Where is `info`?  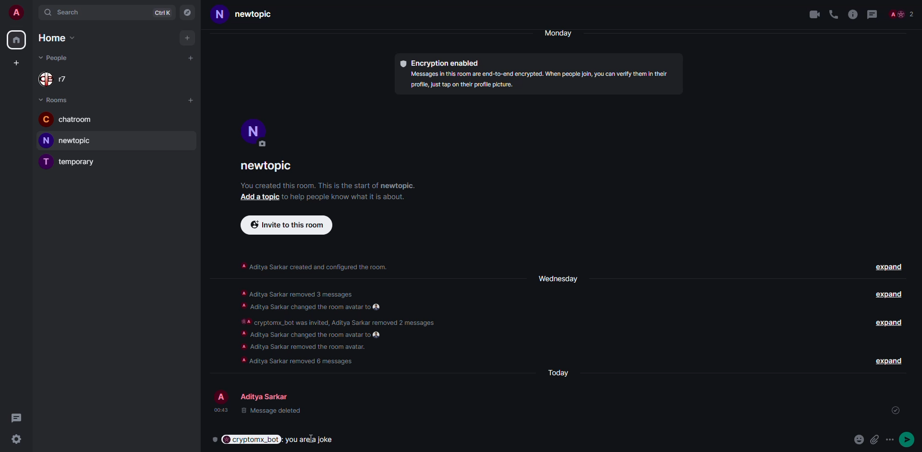
info is located at coordinates (853, 14).